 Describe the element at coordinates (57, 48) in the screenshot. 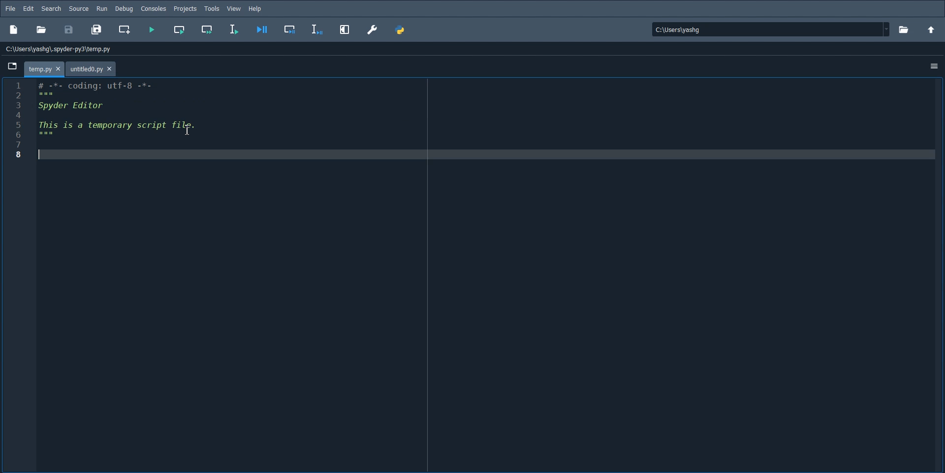

I see `C:\Users\yashg\untitiedo.py` at that location.